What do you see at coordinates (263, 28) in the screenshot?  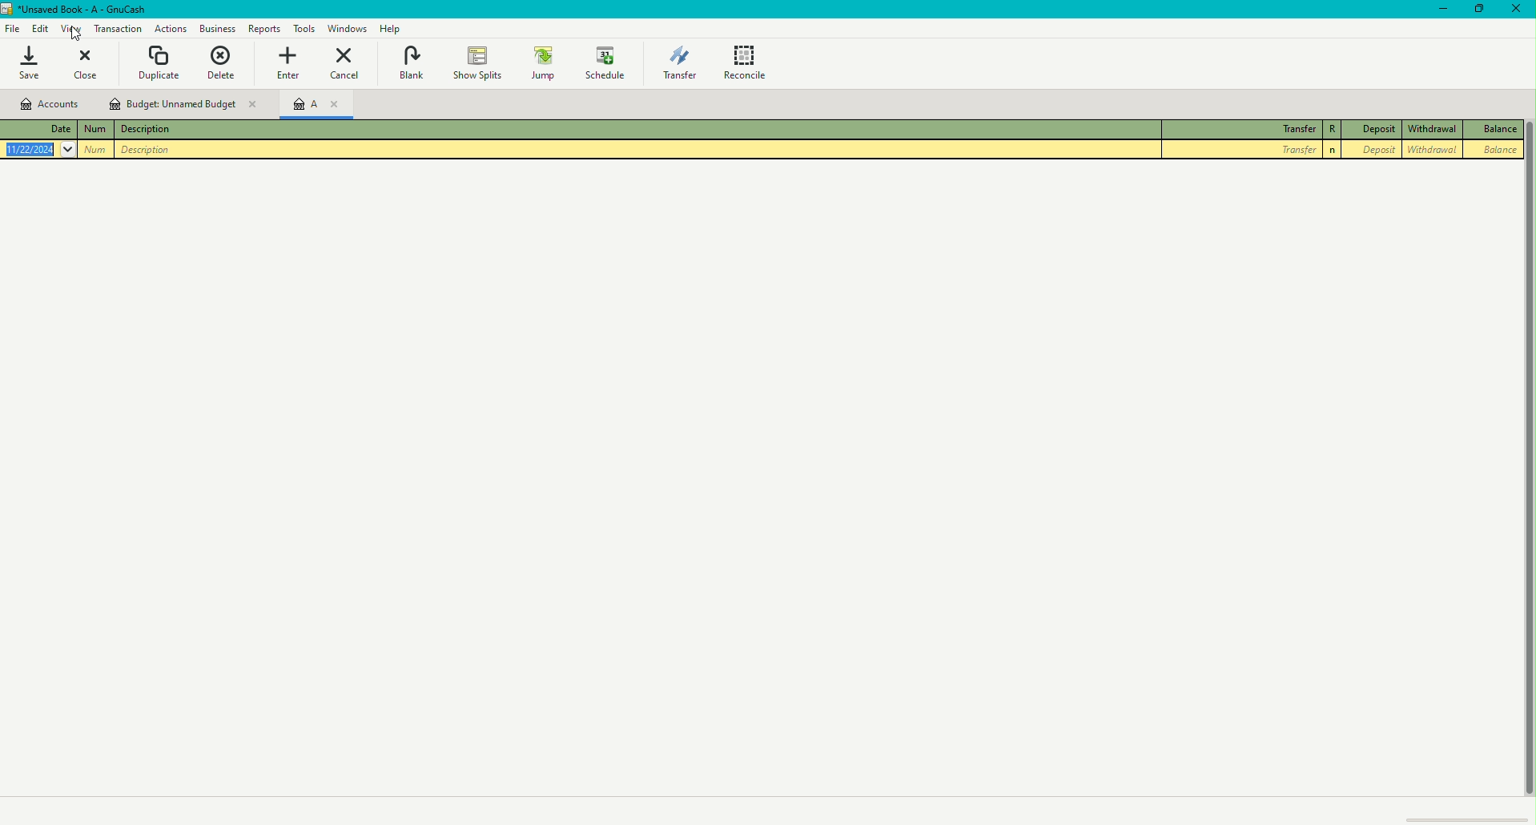 I see `Reports` at bounding box center [263, 28].